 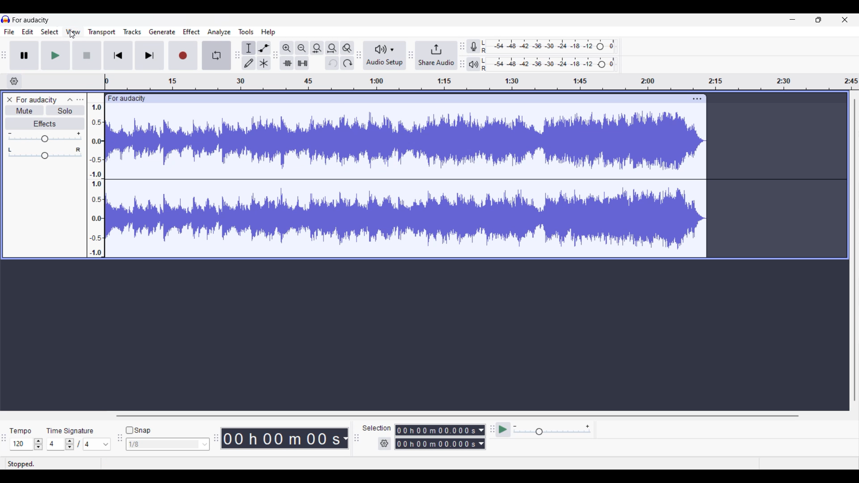 What do you see at coordinates (502, 430) in the screenshot?
I see `play at speed` at bounding box center [502, 430].